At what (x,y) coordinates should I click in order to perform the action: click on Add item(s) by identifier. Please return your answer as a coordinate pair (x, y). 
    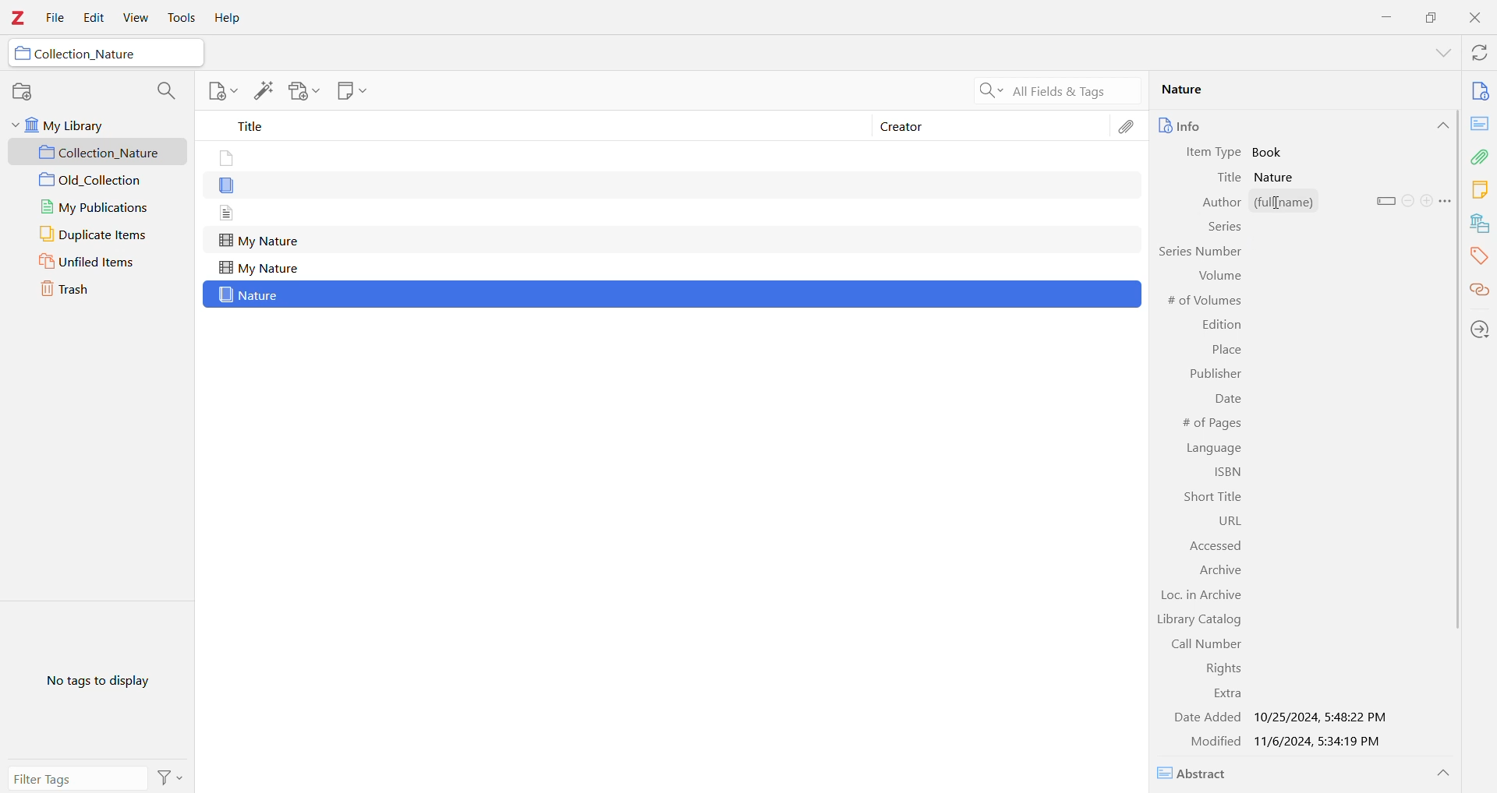
    Looking at the image, I should click on (263, 91).